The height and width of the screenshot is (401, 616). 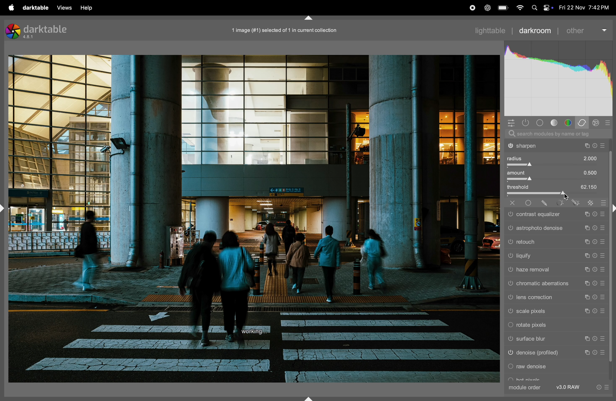 What do you see at coordinates (602, 387) in the screenshot?
I see `info` at bounding box center [602, 387].